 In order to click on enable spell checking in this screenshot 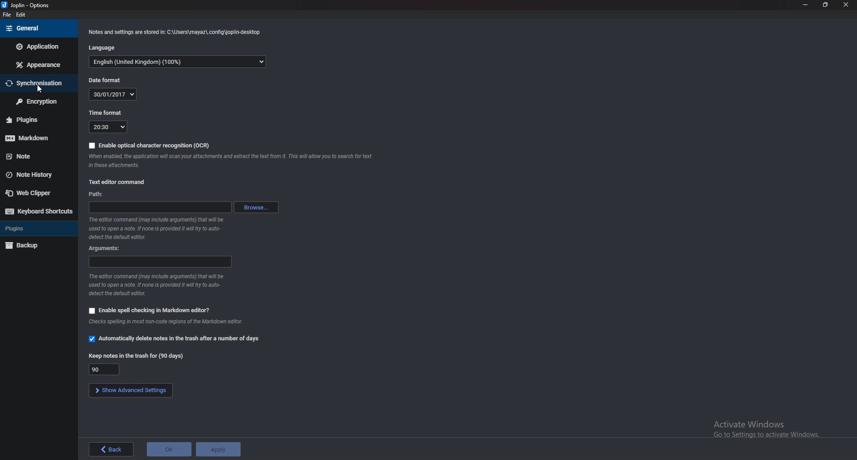, I will do `click(150, 310)`.